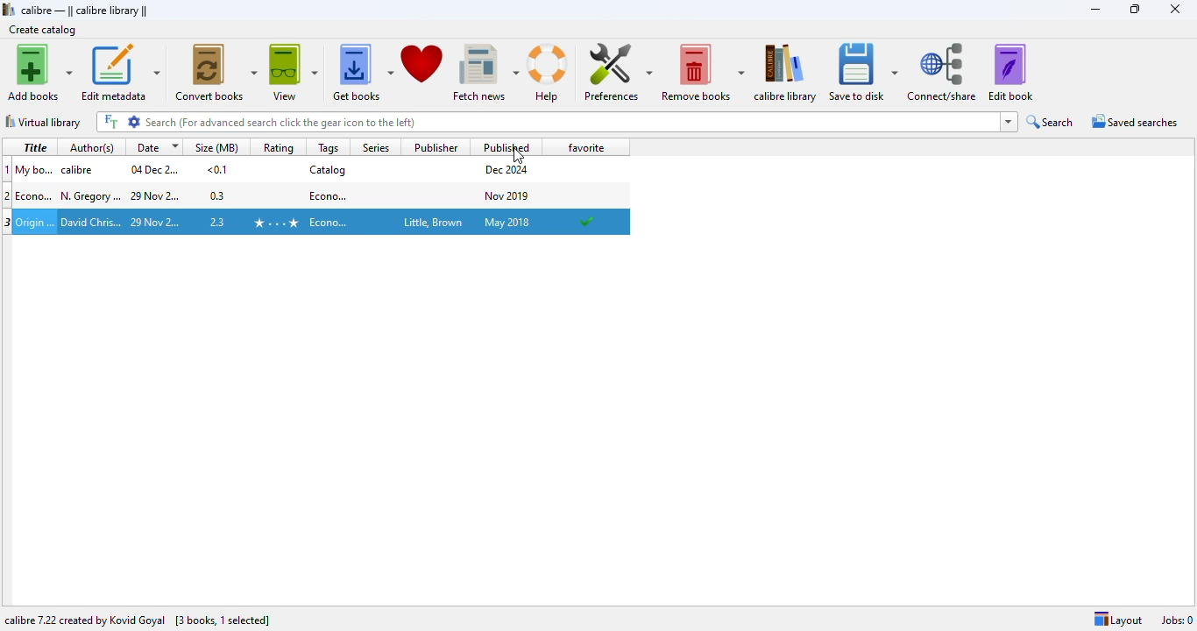 Image resolution: width=1197 pixels, height=631 pixels. Describe the element at coordinates (110, 122) in the screenshot. I see `FT` at that location.